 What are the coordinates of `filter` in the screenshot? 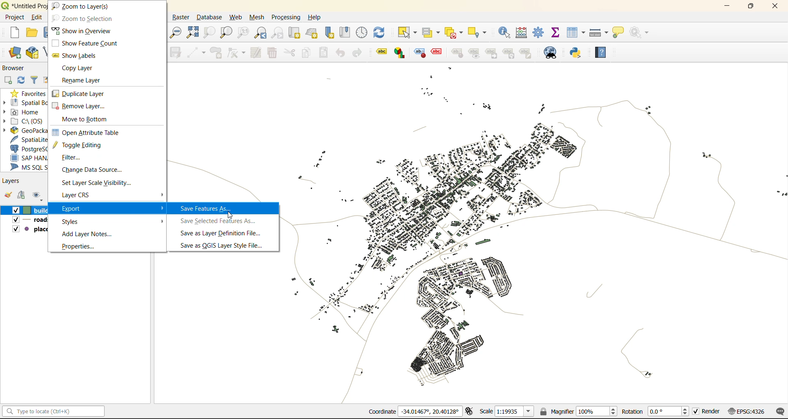 It's located at (72, 159).